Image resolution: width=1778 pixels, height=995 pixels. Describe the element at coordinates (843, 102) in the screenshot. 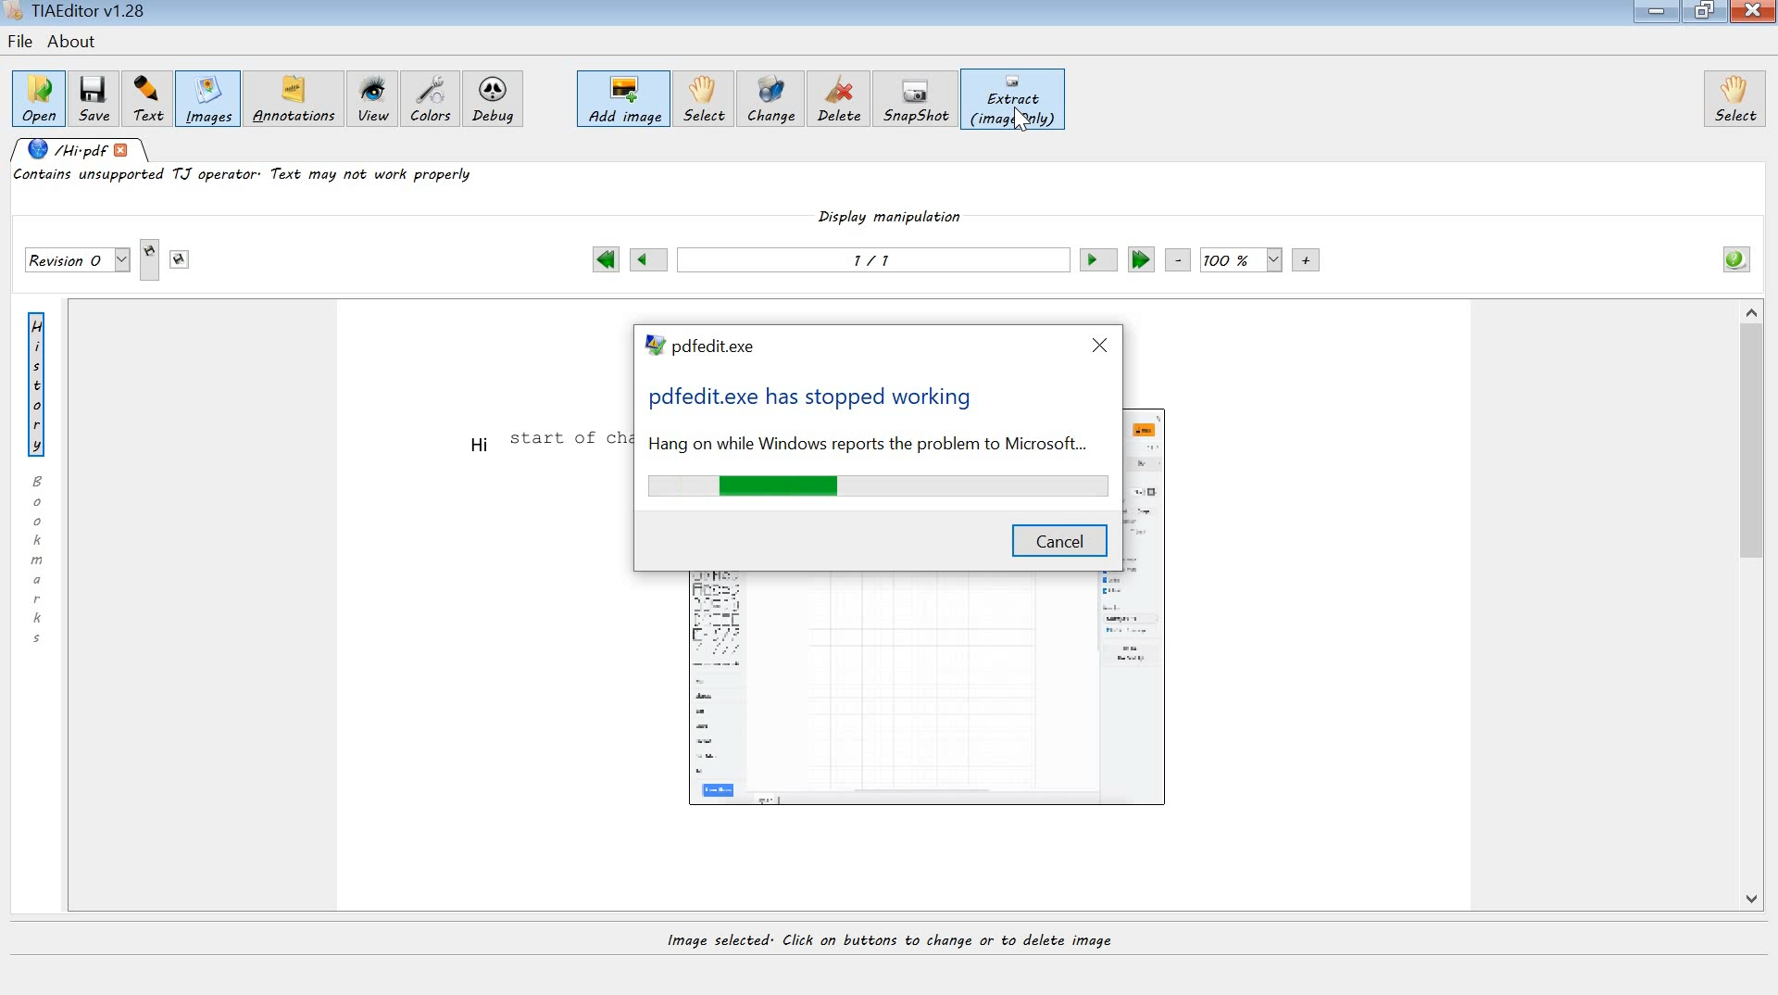

I see `delete` at that location.